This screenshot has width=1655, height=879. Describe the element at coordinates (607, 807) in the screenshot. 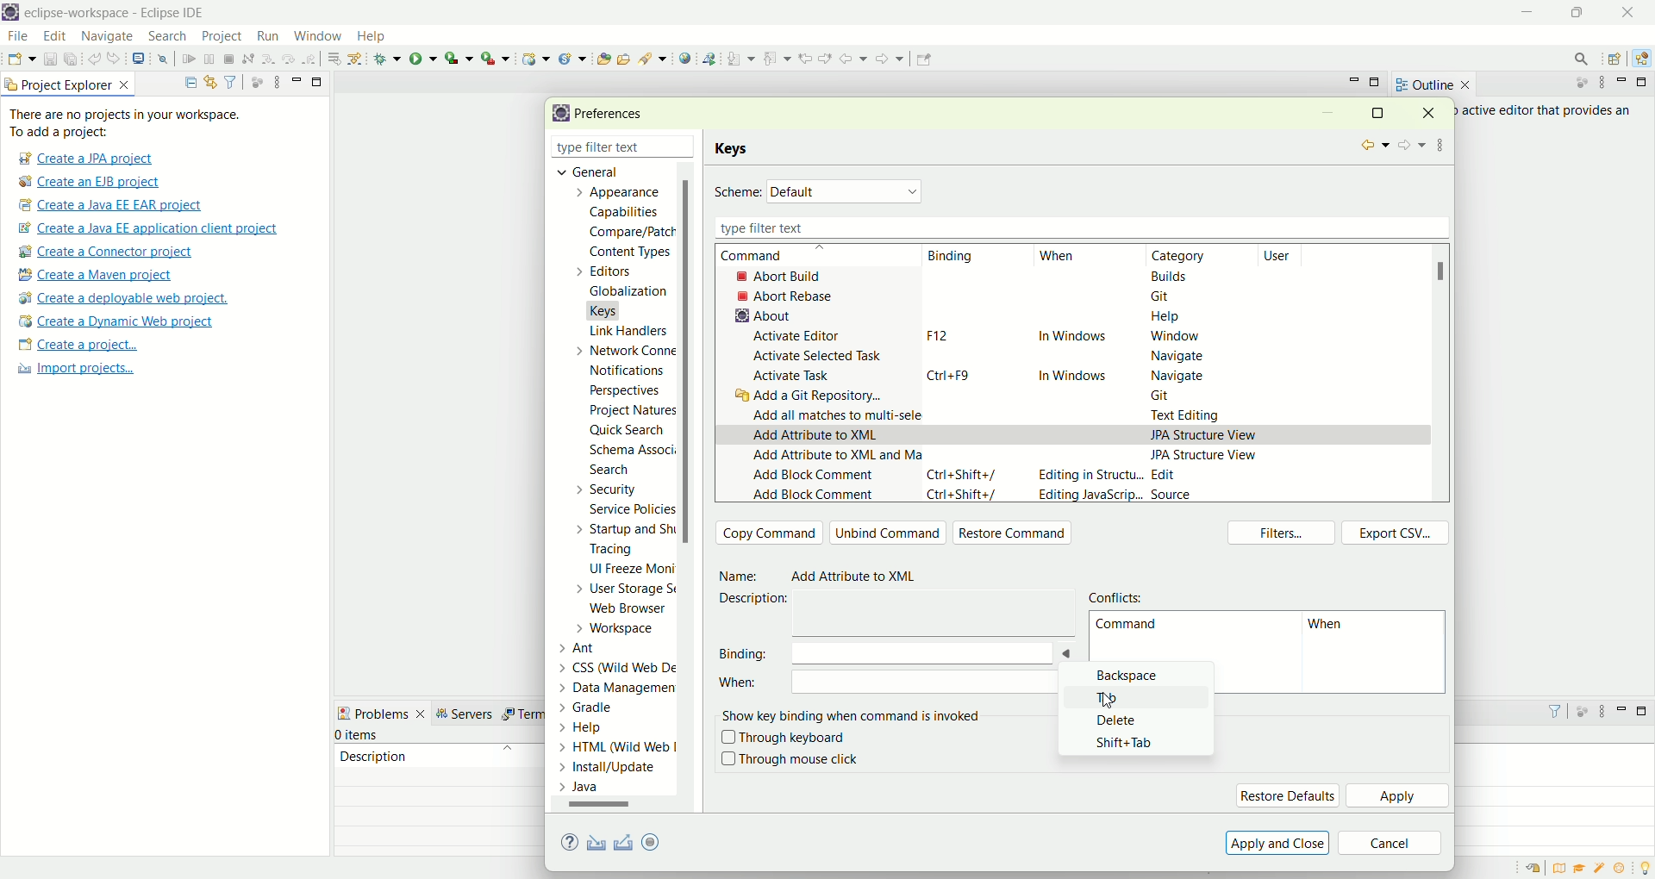

I see `scroll bar` at that location.